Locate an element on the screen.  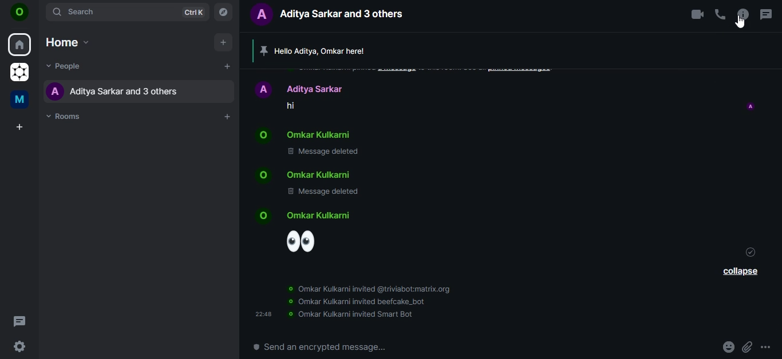
aditya sarkar and 3 others is located at coordinates (333, 15).